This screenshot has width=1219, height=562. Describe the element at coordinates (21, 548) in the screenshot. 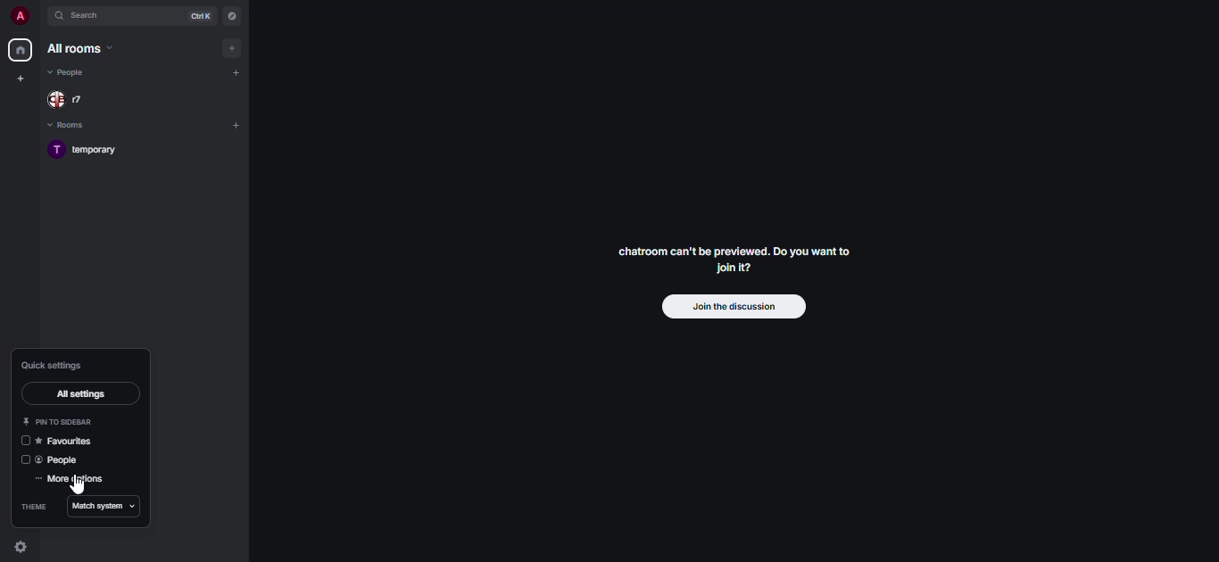

I see `quick settings` at that location.